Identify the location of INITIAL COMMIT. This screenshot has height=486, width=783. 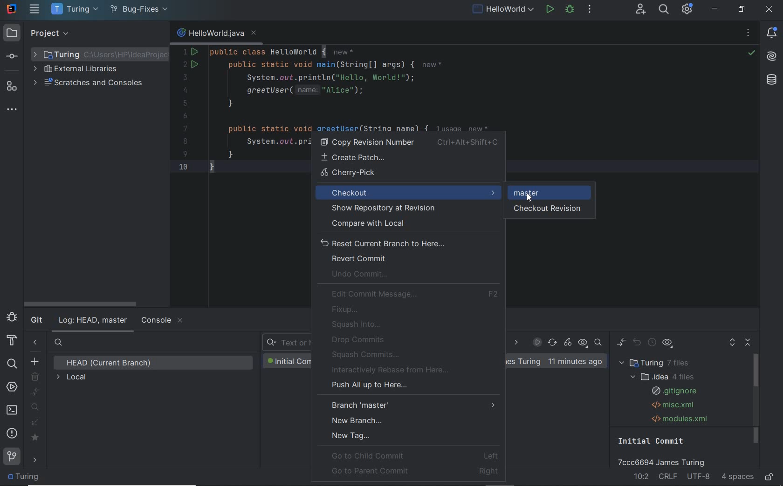
(288, 361).